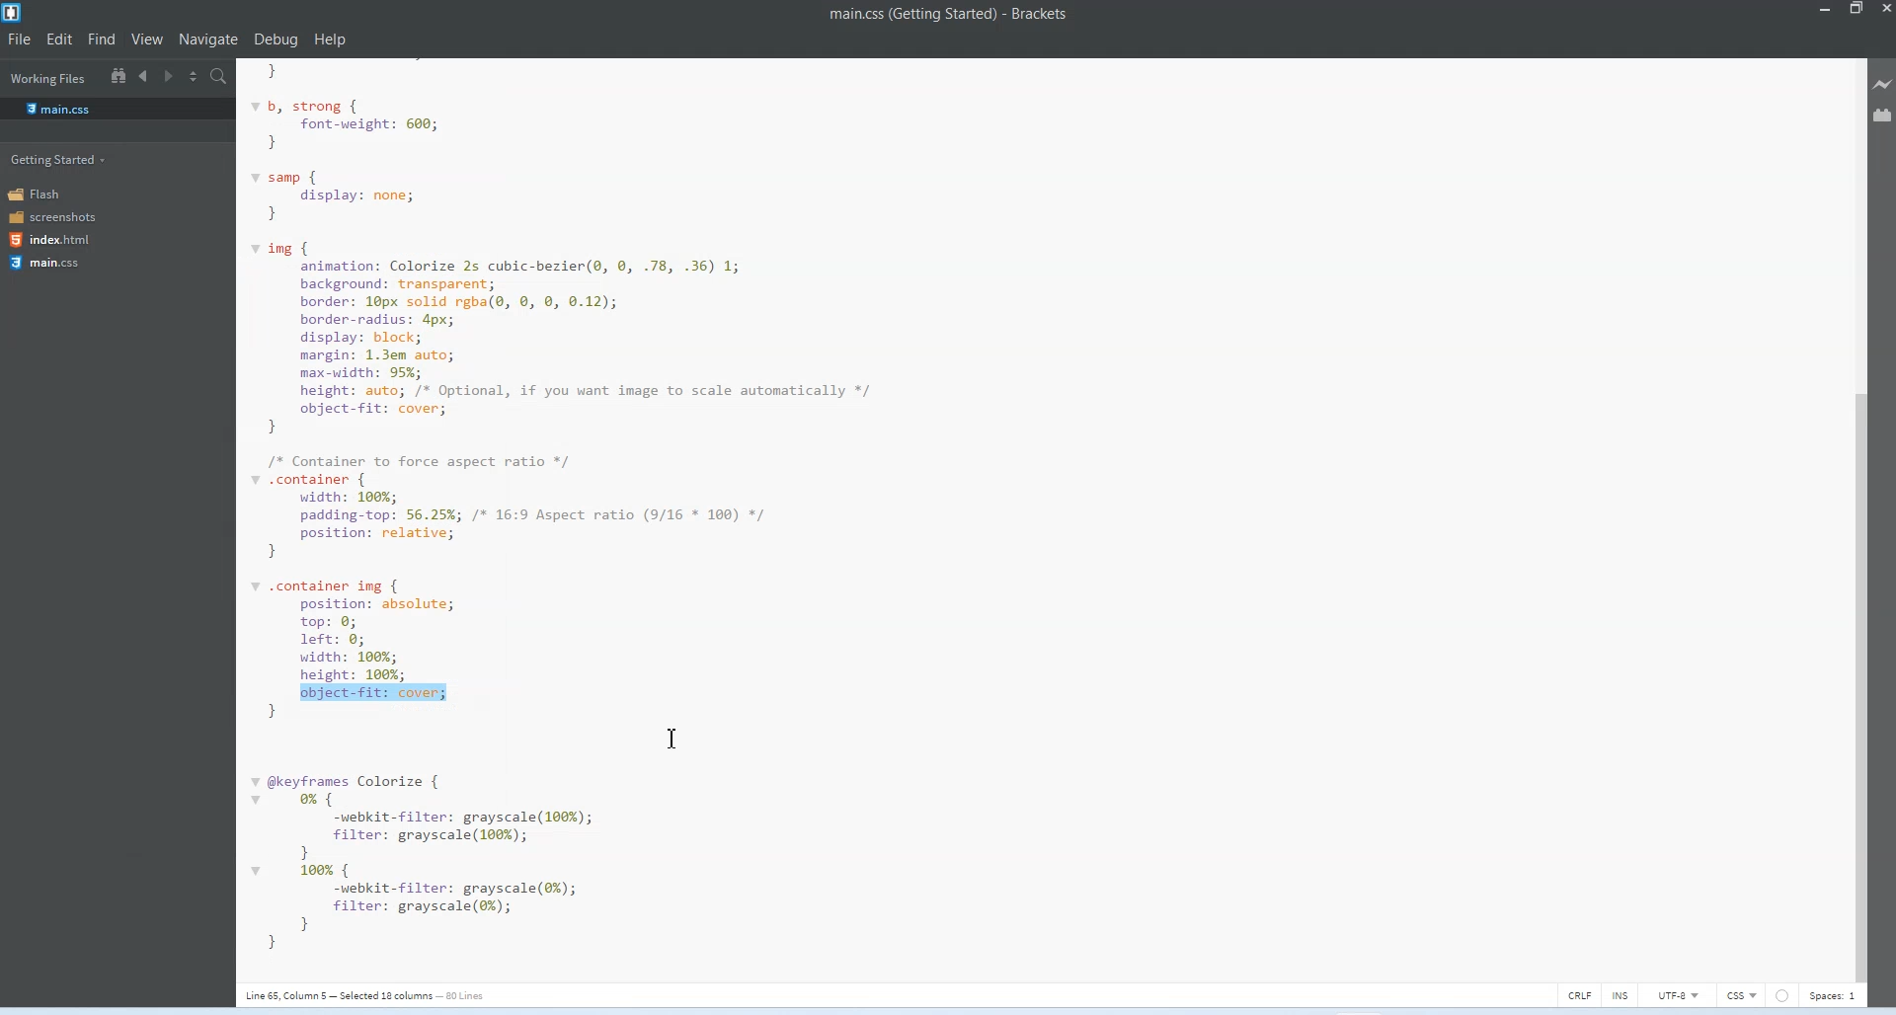 This screenshot has height=1015, width=1896. Describe the element at coordinates (57, 108) in the screenshot. I see `main.css` at that location.